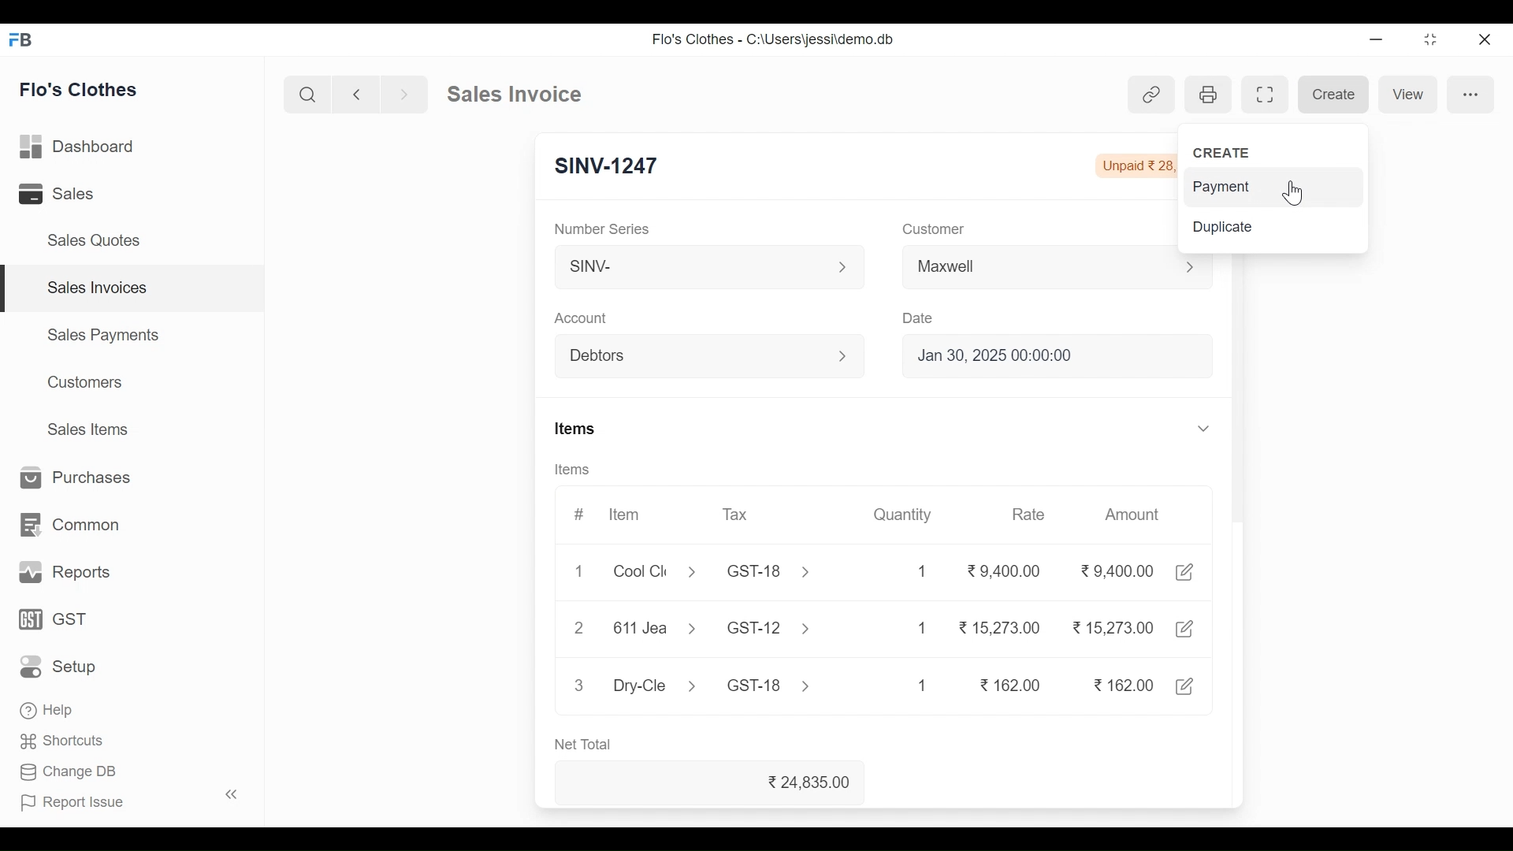 The image size is (1513, 851). What do you see at coordinates (1269, 94) in the screenshot?
I see `Toggle between form and full width` at bounding box center [1269, 94].